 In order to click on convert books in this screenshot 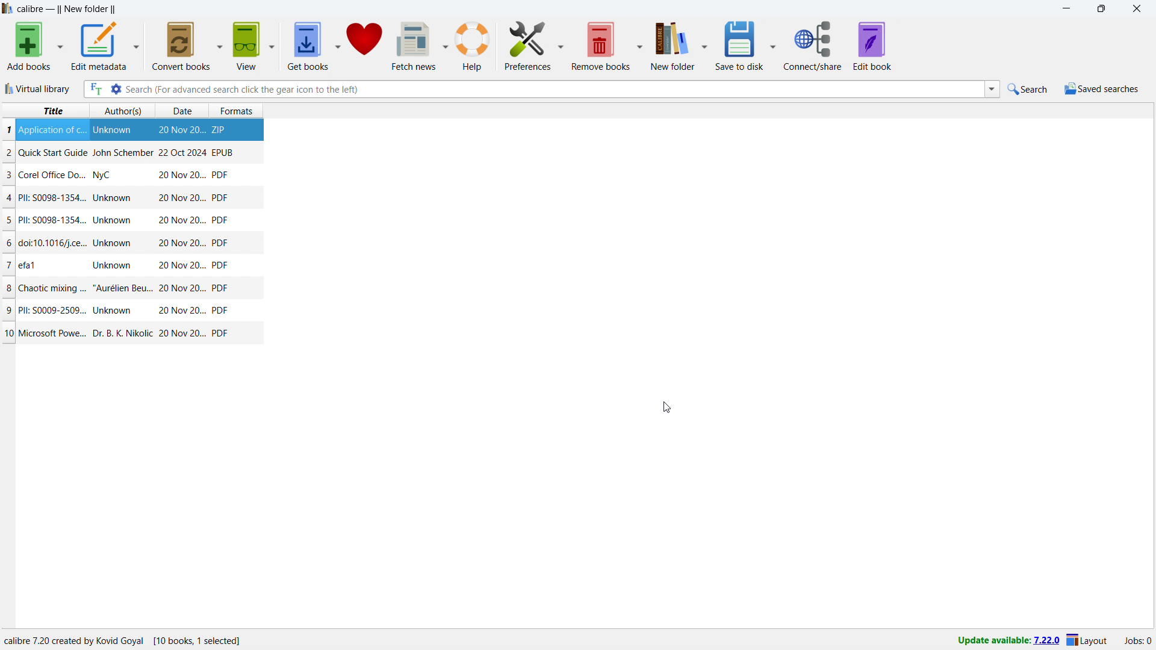, I will do `click(182, 45)`.